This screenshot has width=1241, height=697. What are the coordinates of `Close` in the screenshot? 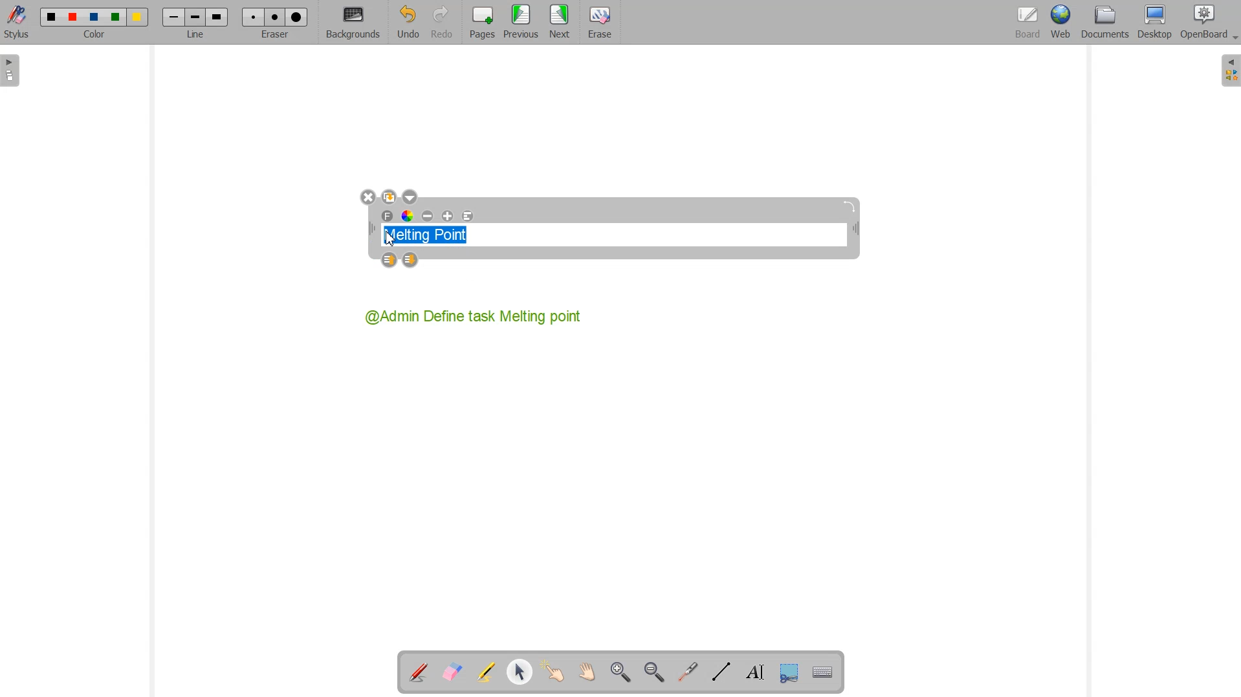 It's located at (368, 198).